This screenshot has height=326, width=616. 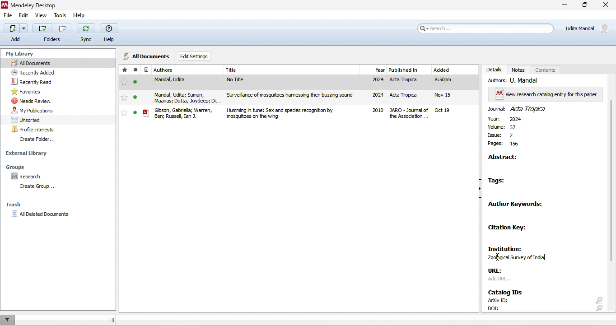 I want to click on published in, so click(x=410, y=70).